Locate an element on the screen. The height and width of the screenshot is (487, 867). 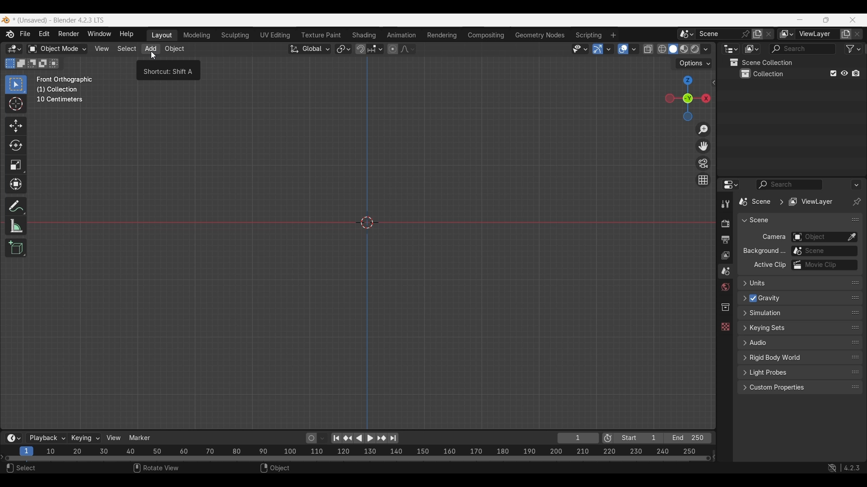
Editor type is located at coordinates (731, 49).